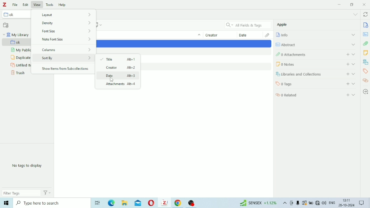 The image size is (370, 208). I want to click on Related, so click(292, 95).